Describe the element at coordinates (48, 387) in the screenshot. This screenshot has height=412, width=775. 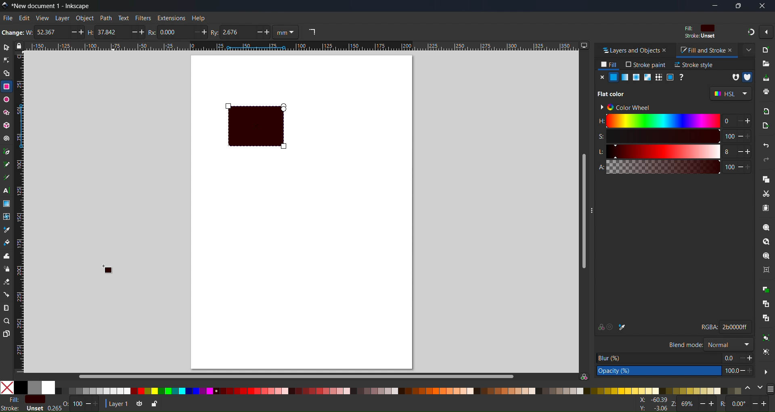
I see `White` at that location.